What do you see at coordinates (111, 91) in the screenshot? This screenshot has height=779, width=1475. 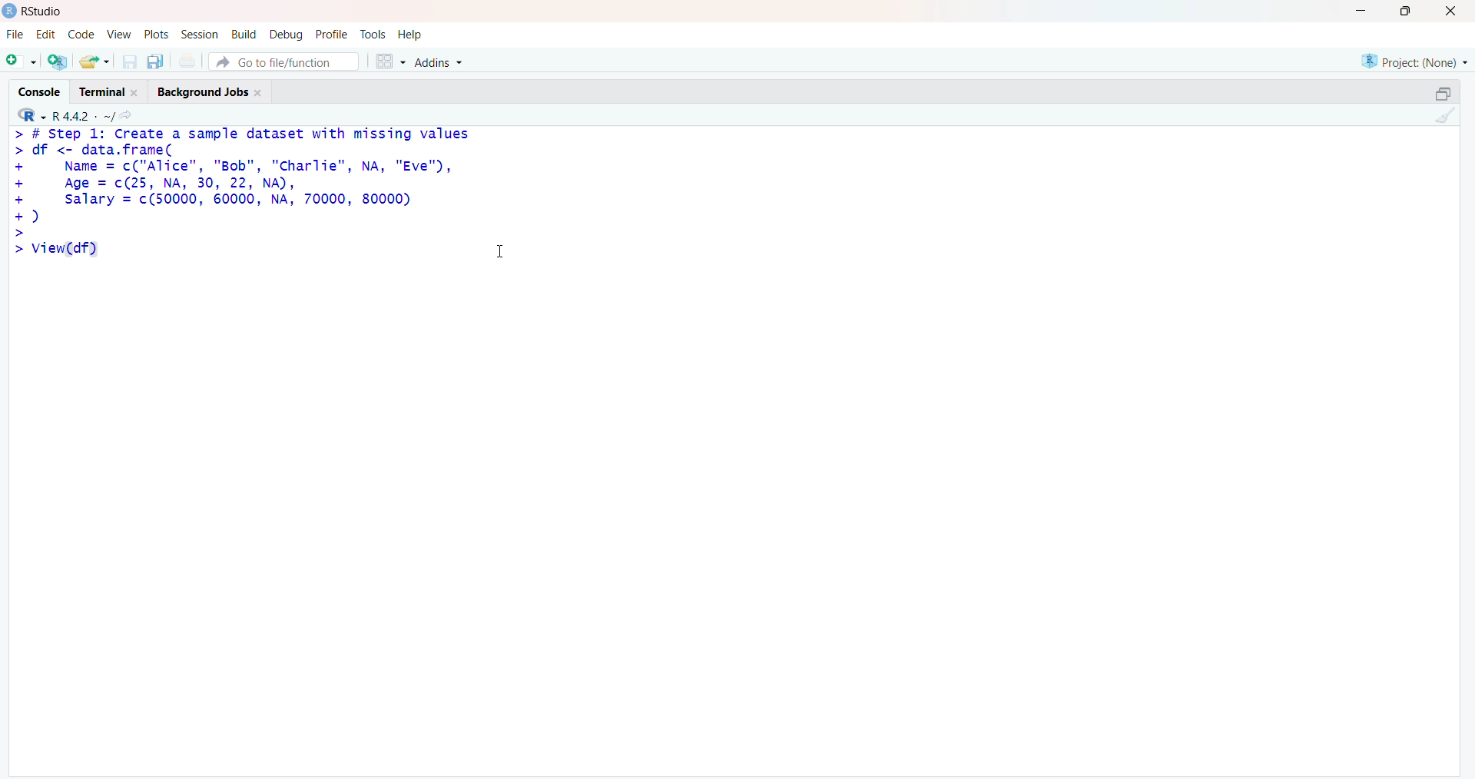 I see `Terminal` at bounding box center [111, 91].